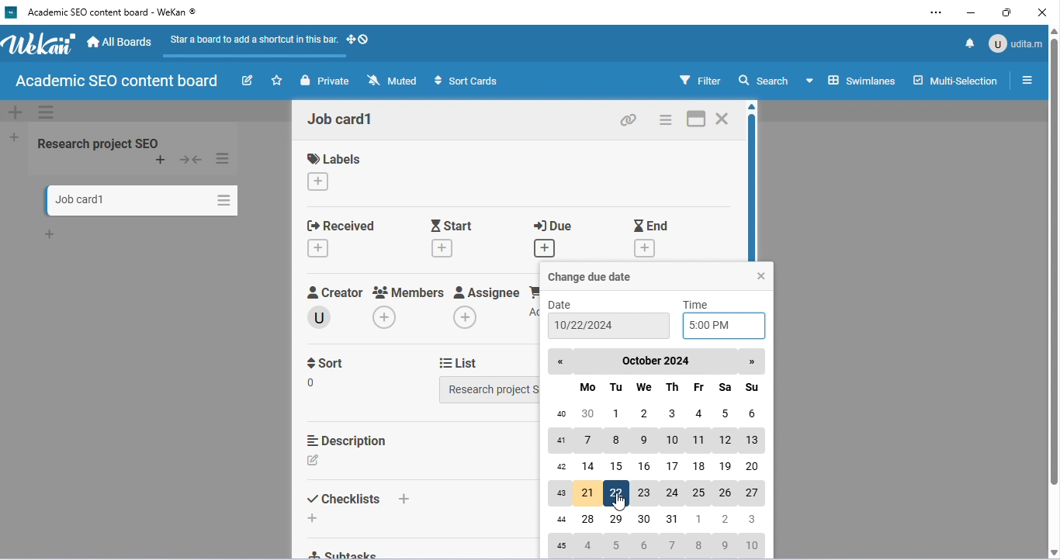  I want to click on add list, so click(16, 138).